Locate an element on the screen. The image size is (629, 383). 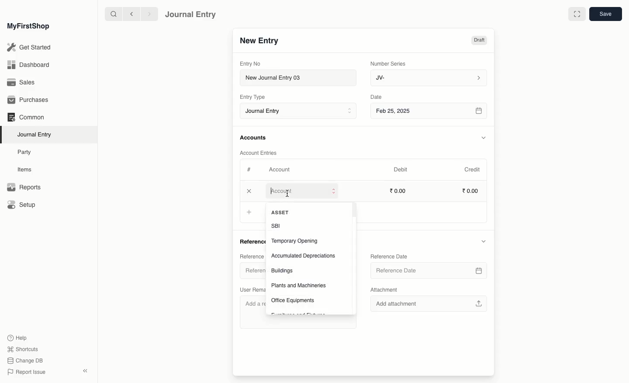
Draft is located at coordinates (479, 41).